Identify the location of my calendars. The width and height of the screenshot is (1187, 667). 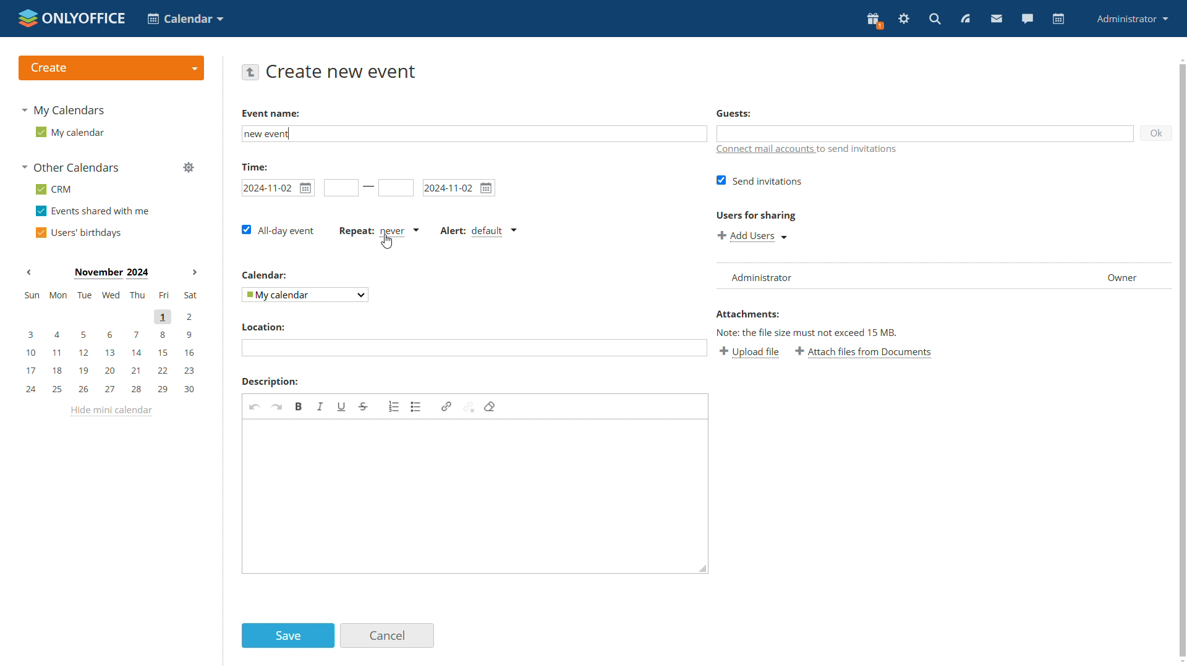
(66, 109).